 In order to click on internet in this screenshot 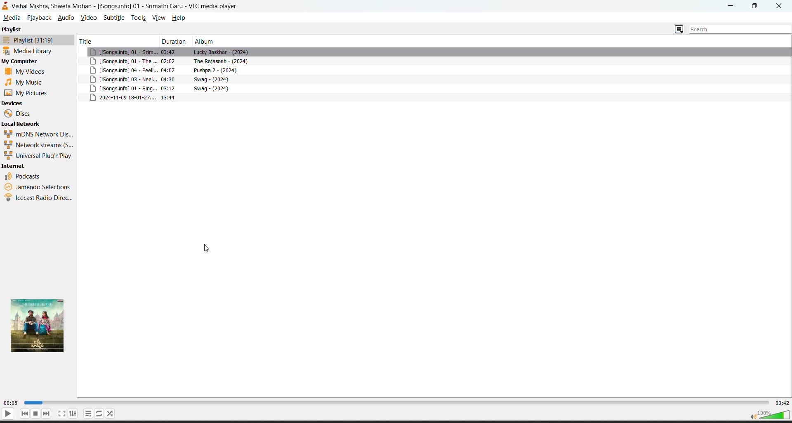, I will do `click(15, 166)`.